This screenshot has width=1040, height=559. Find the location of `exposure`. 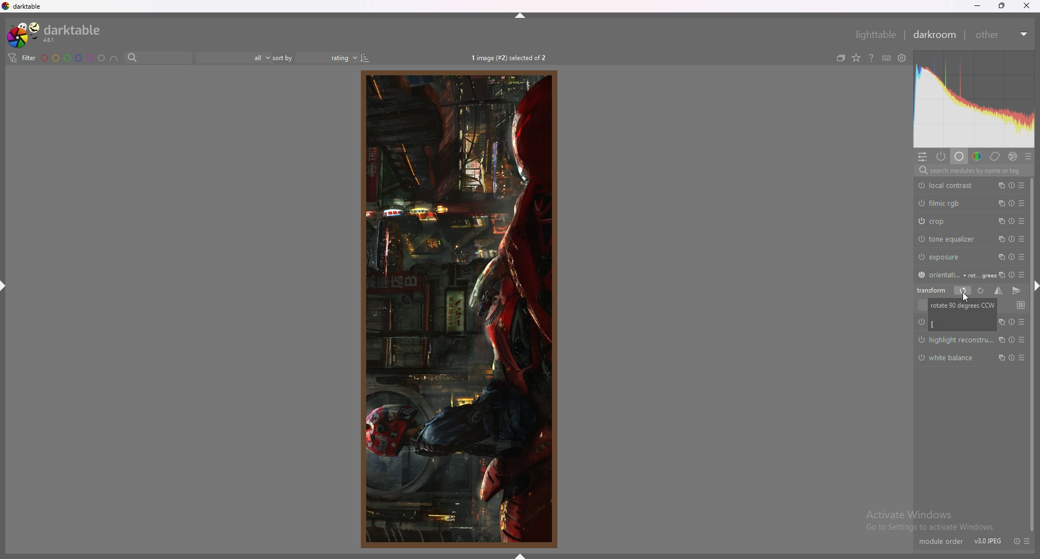

exposure is located at coordinates (943, 257).